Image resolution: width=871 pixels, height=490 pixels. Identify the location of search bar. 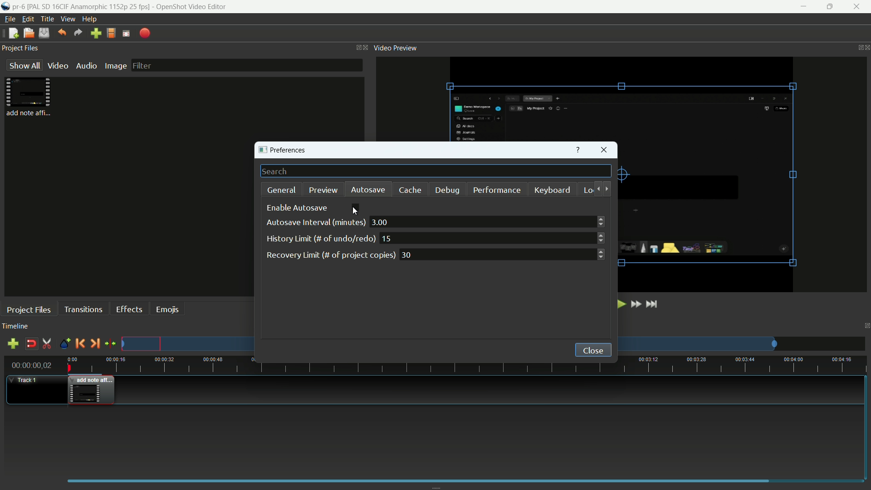
(436, 171).